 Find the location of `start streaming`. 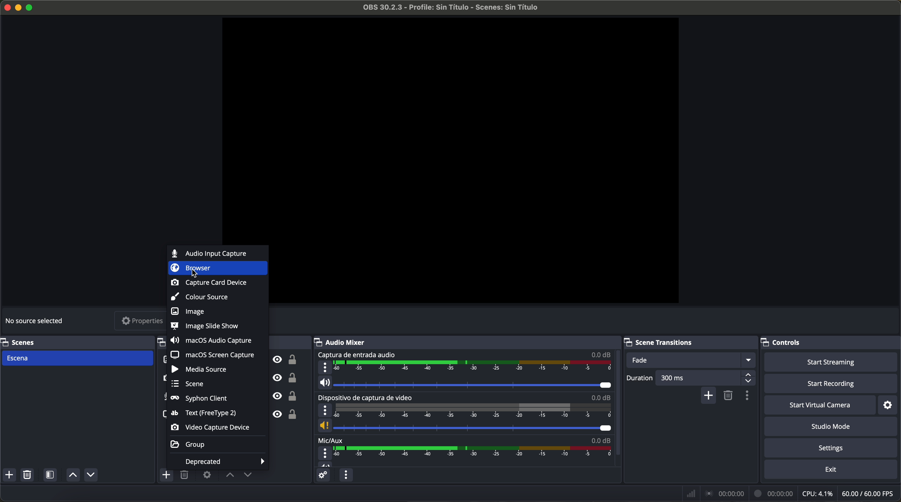

start streaming is located at coordinates (831, 361).